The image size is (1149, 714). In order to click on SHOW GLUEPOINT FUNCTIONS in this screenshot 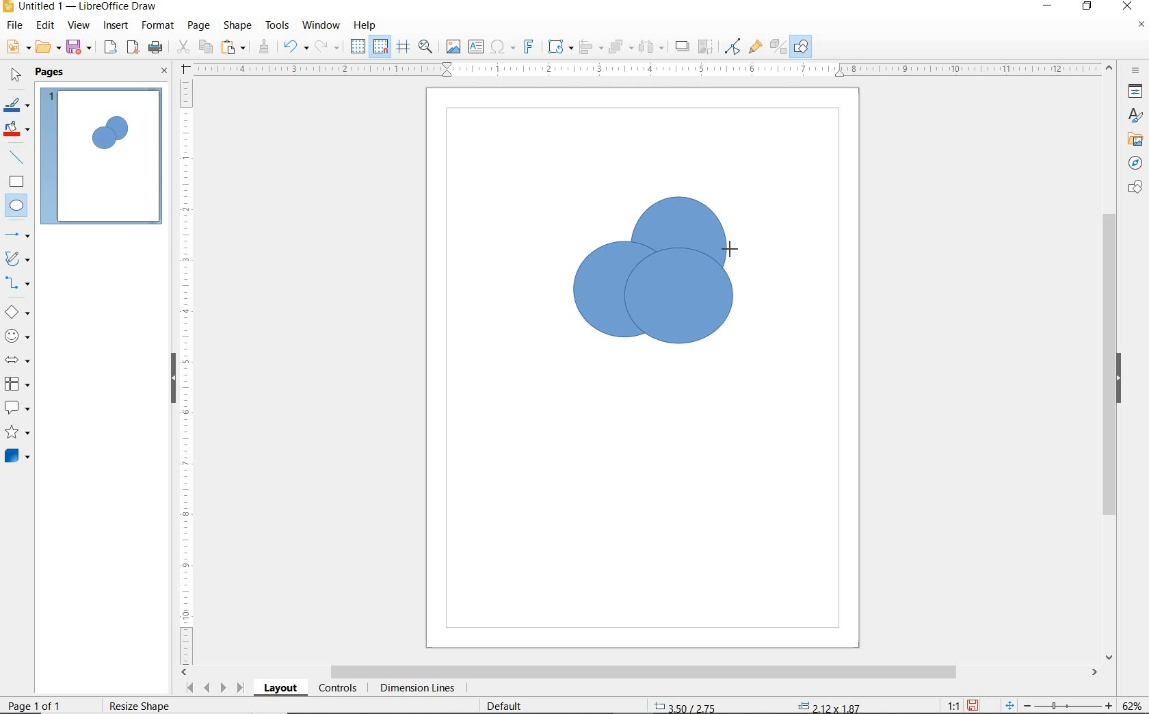, I will do `click(755, 47)`.